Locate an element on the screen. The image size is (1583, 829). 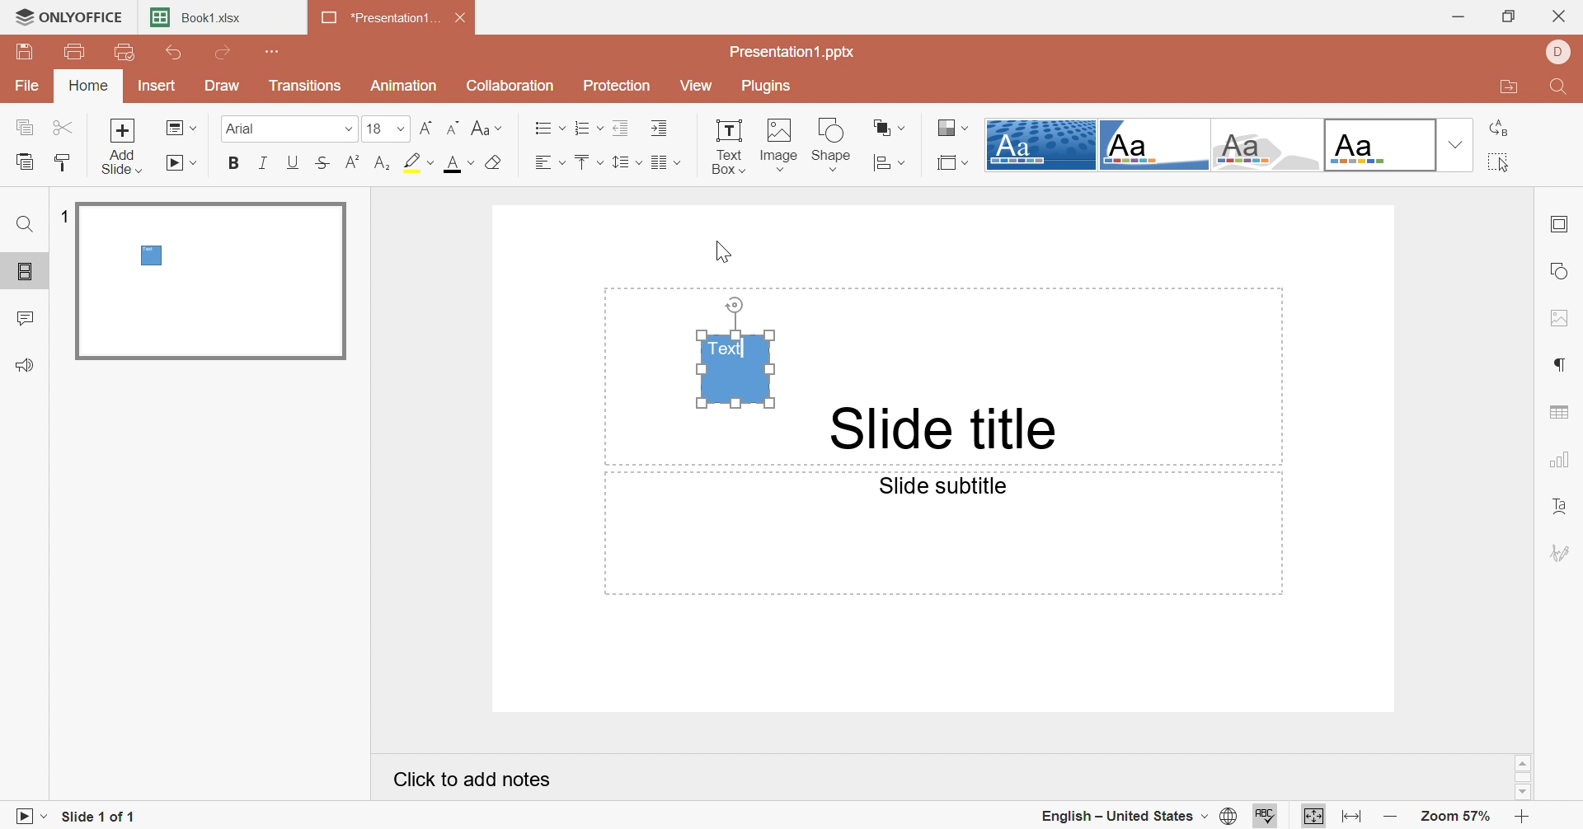
Restore Down is located at coordinates (1513, 16).